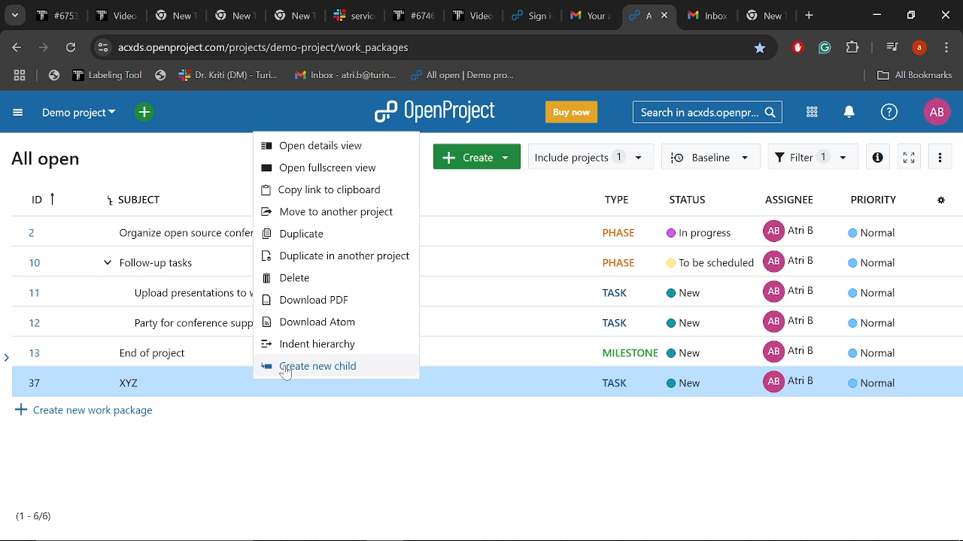  I want to click on Indent hierarchy, so click(324, 345).